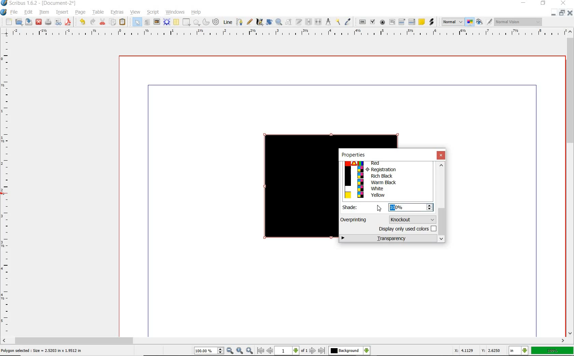 This screenshot has height=356, width=574. Describe the element at coordinates (387, 176) in the screenshot. I see `Rich Black` at that location.